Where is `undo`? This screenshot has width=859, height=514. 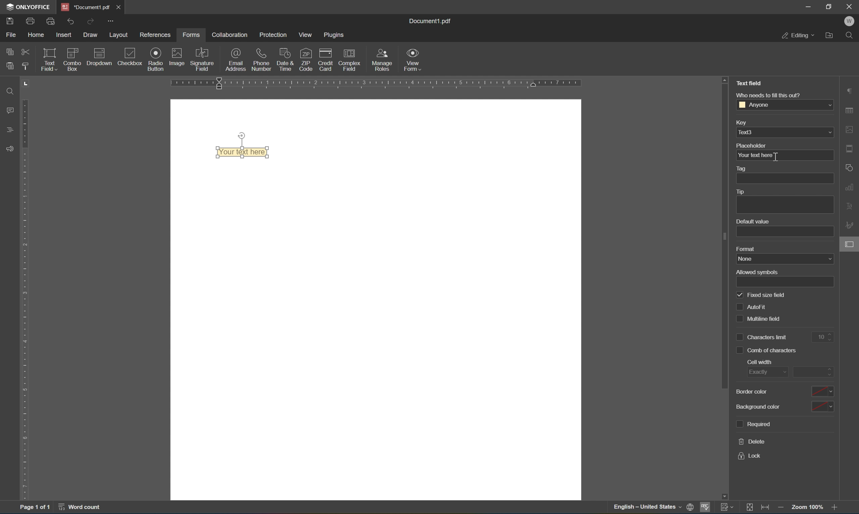 undo is located at coordinates (71, 22).